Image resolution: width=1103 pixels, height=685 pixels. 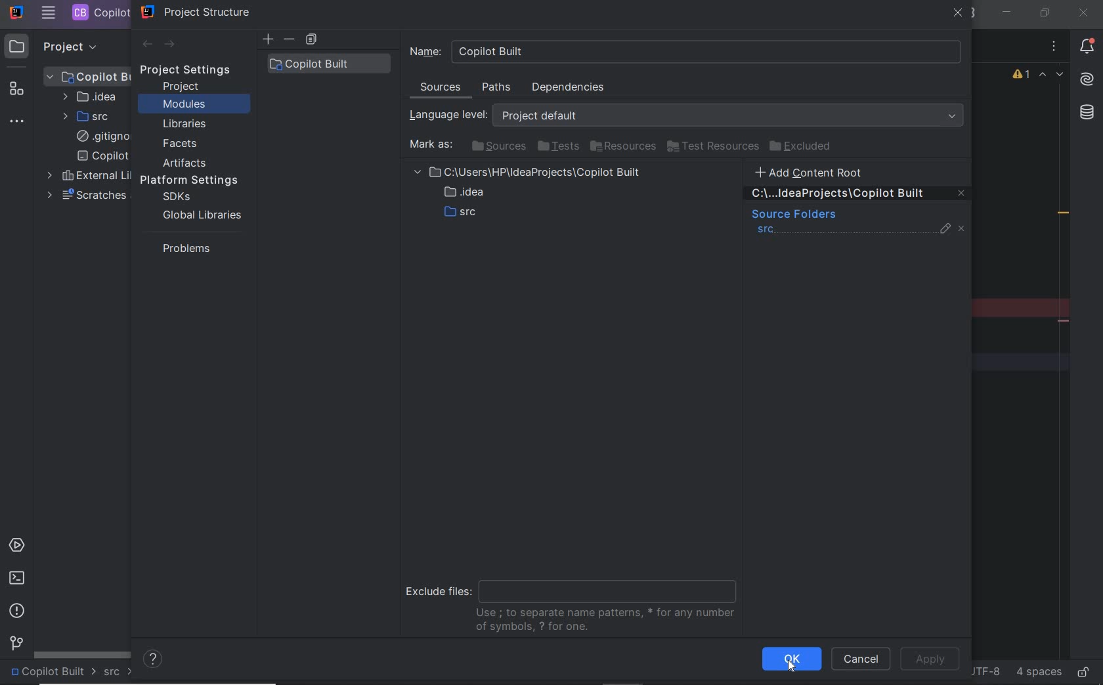 What do you see at coordinates (183, 248) in the screenshot?
I see `problems` at bounding box center [183, 248].